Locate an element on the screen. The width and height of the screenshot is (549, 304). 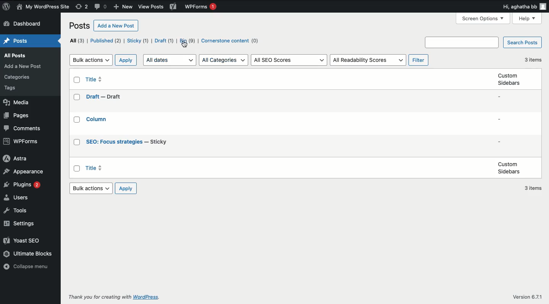
Search is located at coordinates (462, 42).